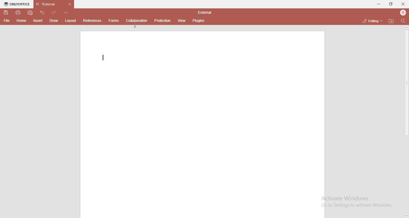 This screenshot has width=409, height=218. Describe the element at coordinates (22, 21) in the screenshot. I see `home` at that location.